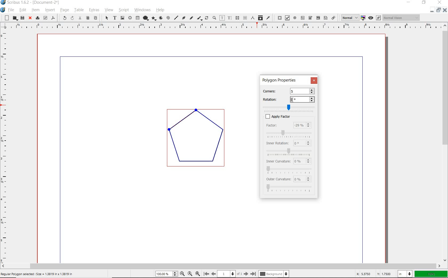 The height and width of the screenshot is (278, 448). What do you see at coordinates (289, 151) in the screenshot?
I see `inner rotation slider` at bounding box center [289, 151].